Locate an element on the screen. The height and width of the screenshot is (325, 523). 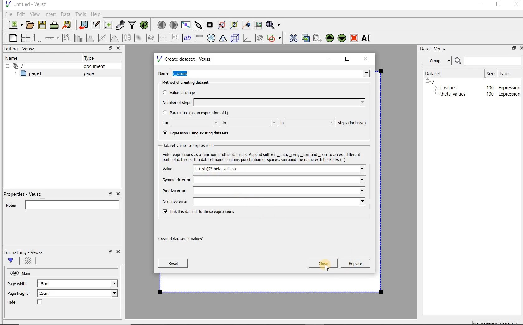
Read data points on the graph is located at coordinates (211, 25).